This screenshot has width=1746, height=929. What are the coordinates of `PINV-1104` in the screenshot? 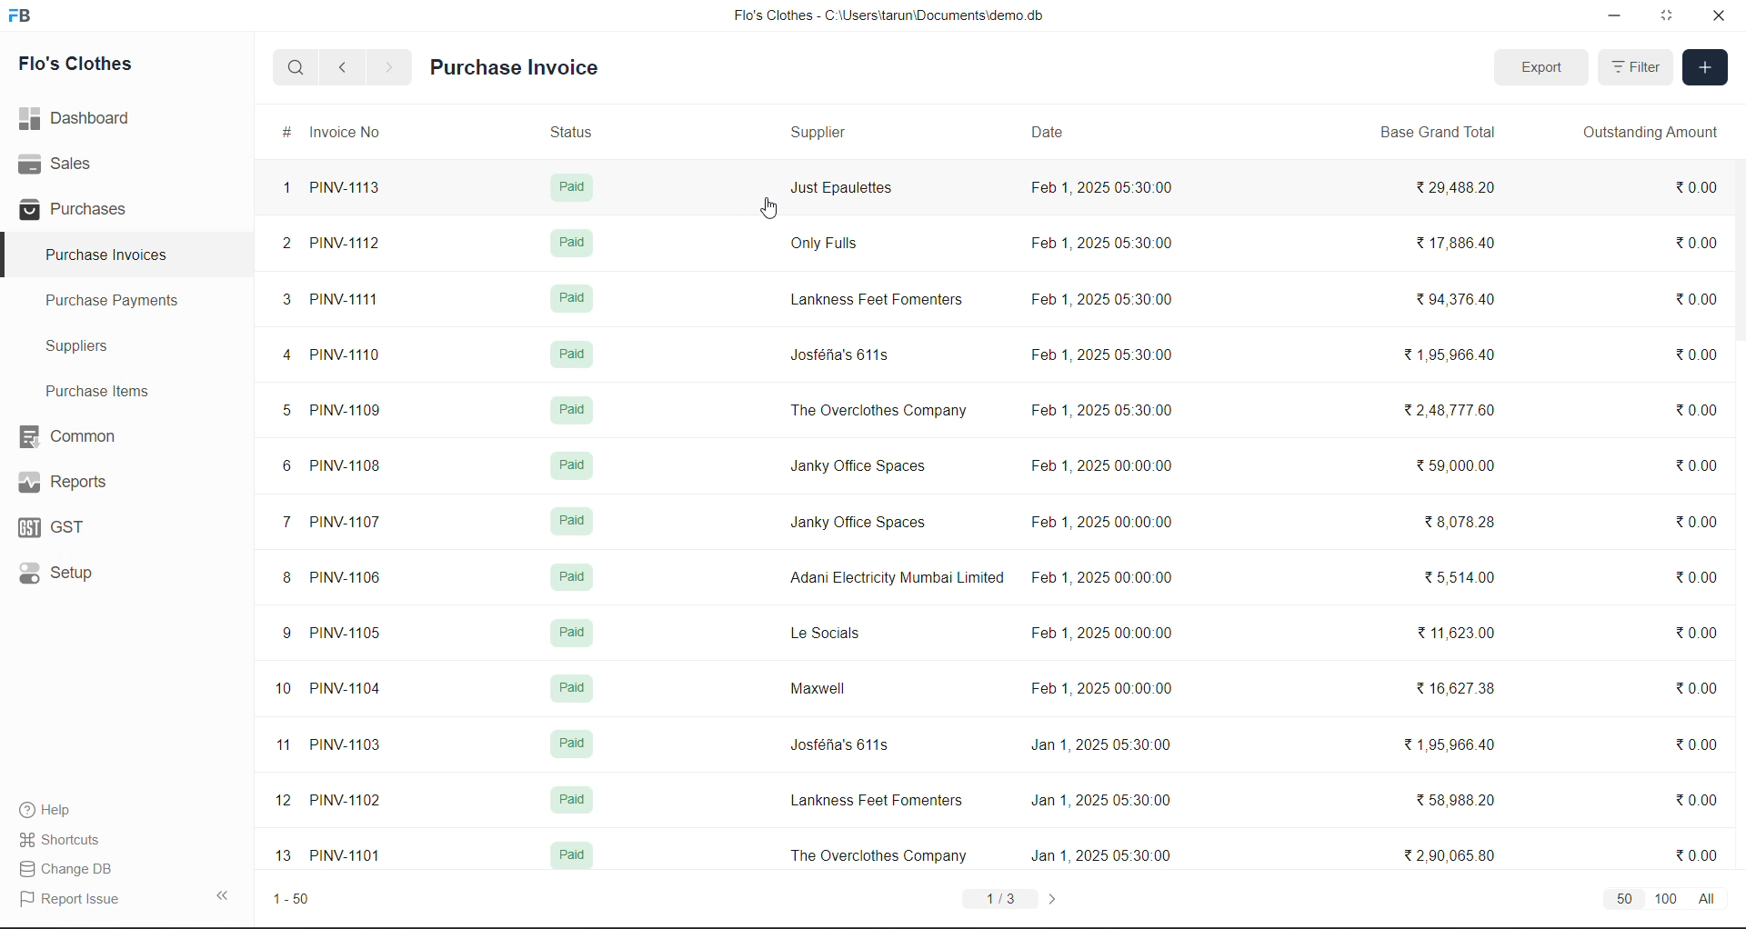 It's located at (349, 689).